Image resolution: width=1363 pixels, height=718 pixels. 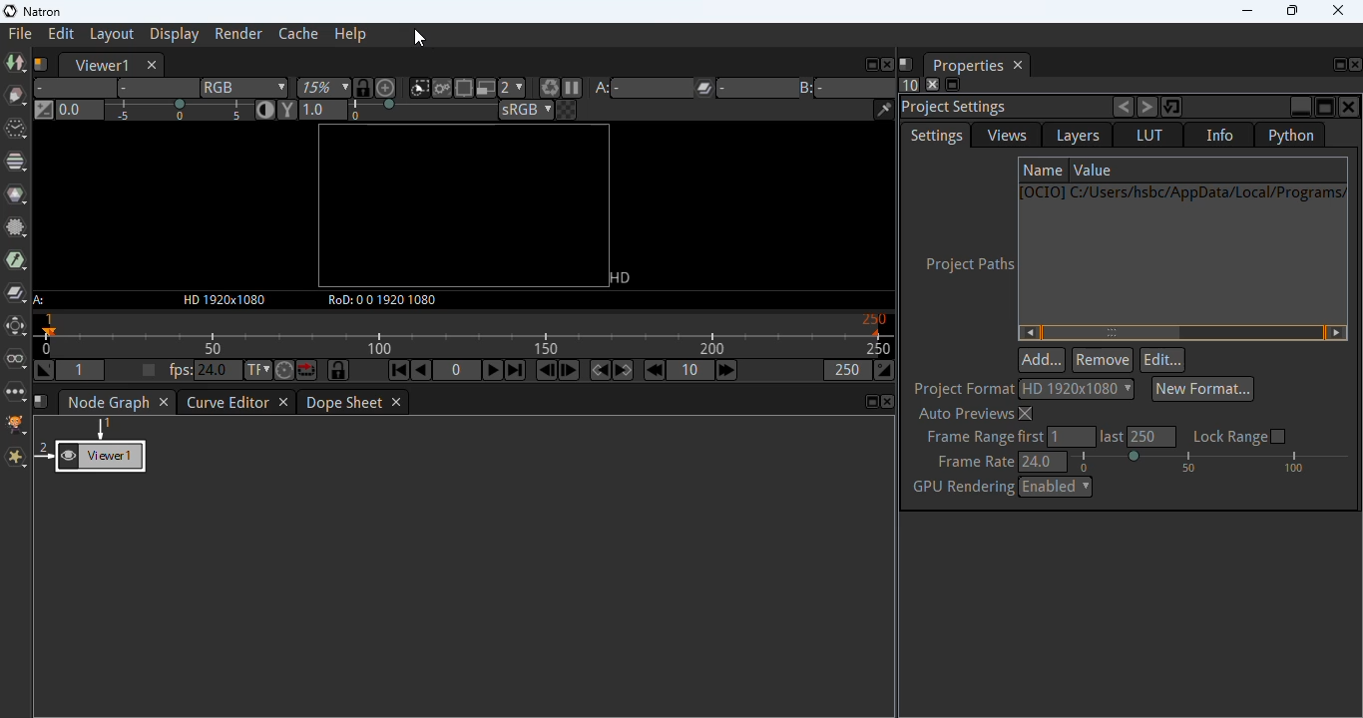 What do you see at coordinates (283, 403) in the screenshot?
I see `close tab` at bounding box center [283, 403].